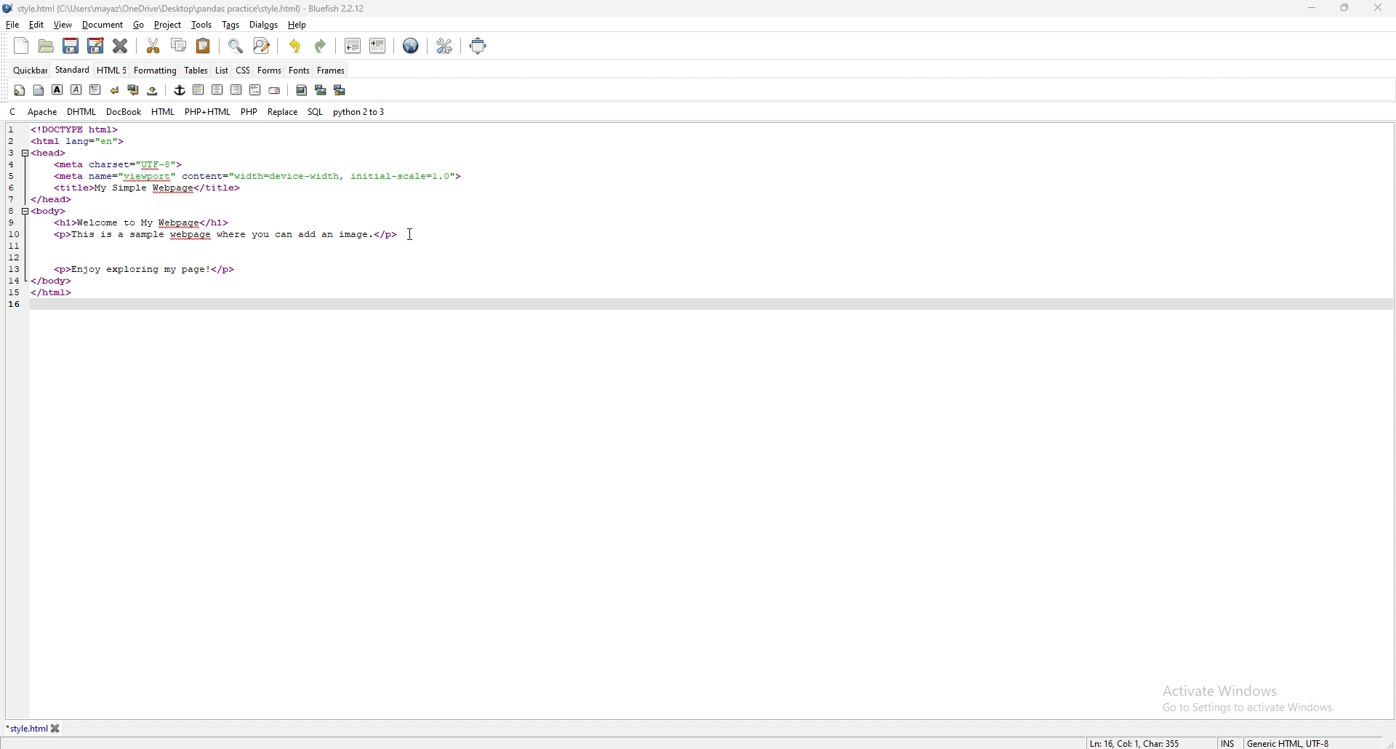 The image size is (1396, 749). I want to click on Go to Settings to activate Windows., so click(1248, 706).